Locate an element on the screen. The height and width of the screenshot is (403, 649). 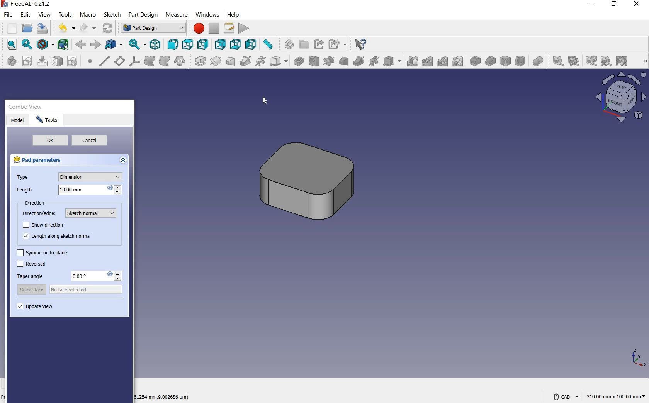
Share options is located at coordinates (338, 43).